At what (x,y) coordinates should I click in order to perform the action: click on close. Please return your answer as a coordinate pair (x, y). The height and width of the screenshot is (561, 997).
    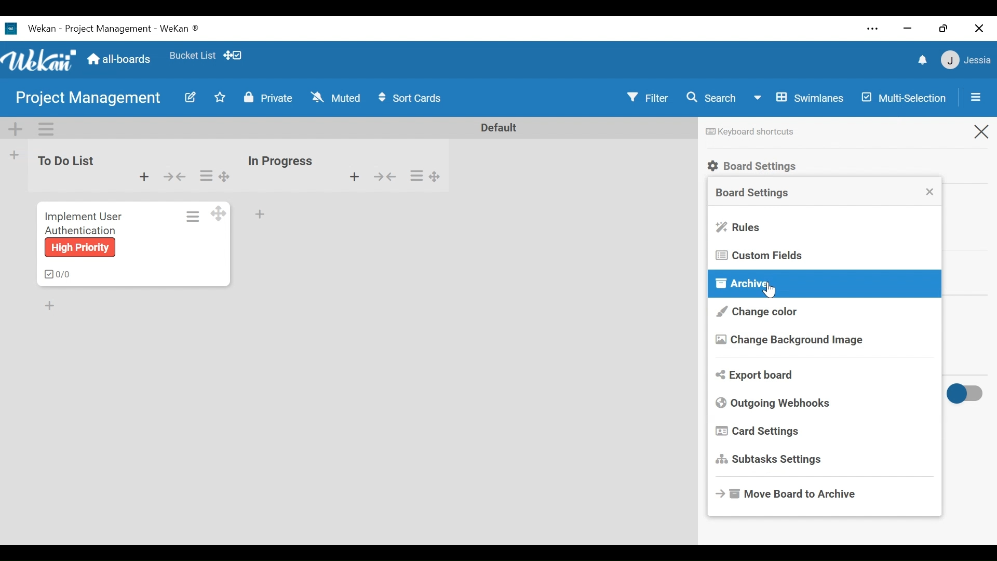
    Looking at the image, I should click on (979, 29).